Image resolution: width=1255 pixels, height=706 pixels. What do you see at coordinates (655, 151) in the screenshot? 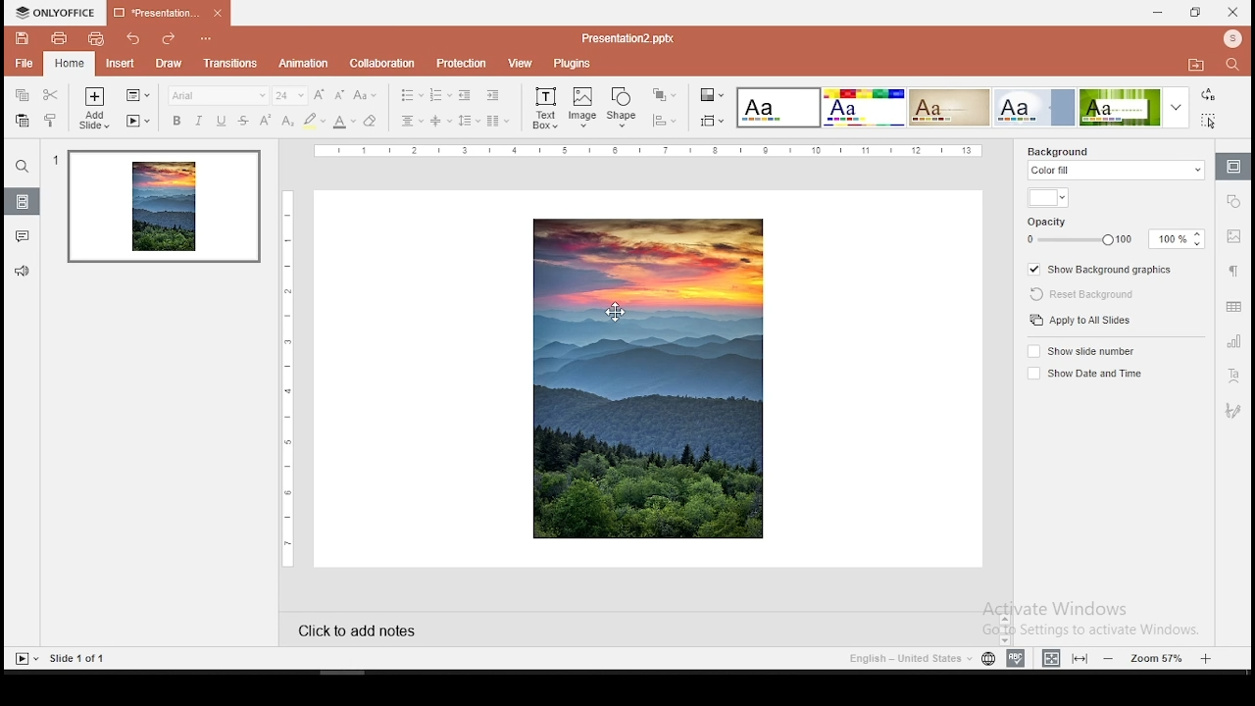
I see `horizontal scale` at bounding box center [655, 151].